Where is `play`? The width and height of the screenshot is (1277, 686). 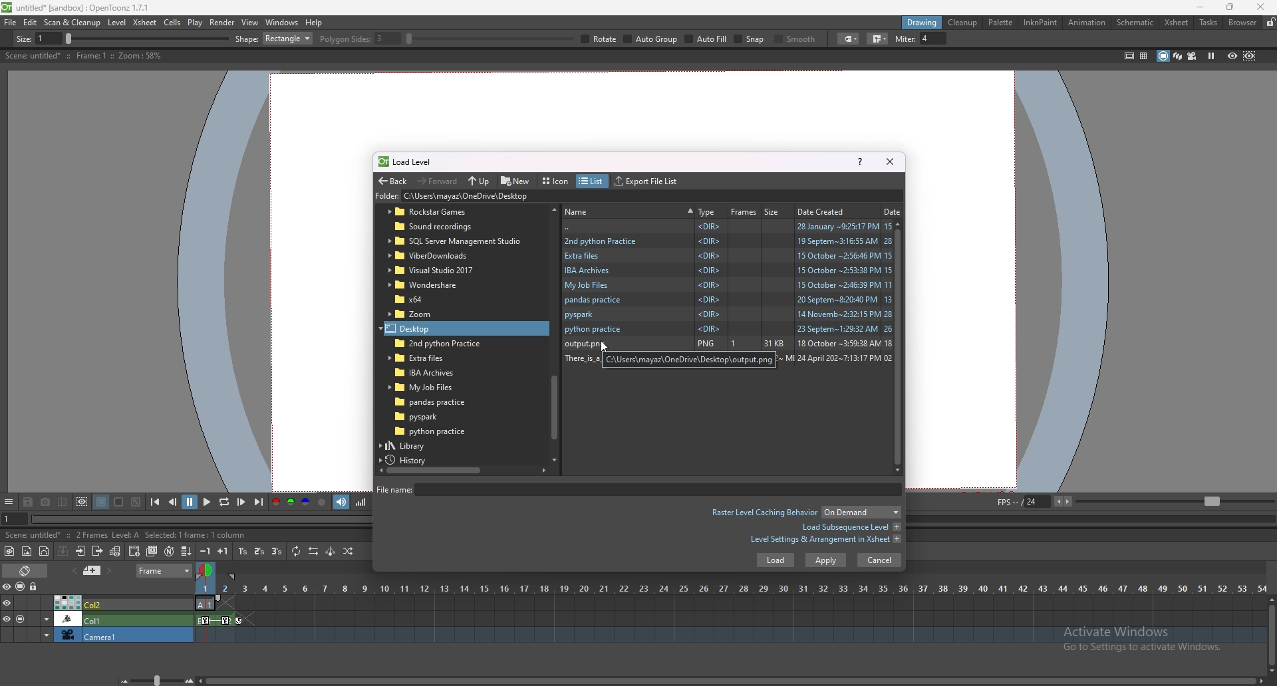
play is located at coordinates (208, 501).